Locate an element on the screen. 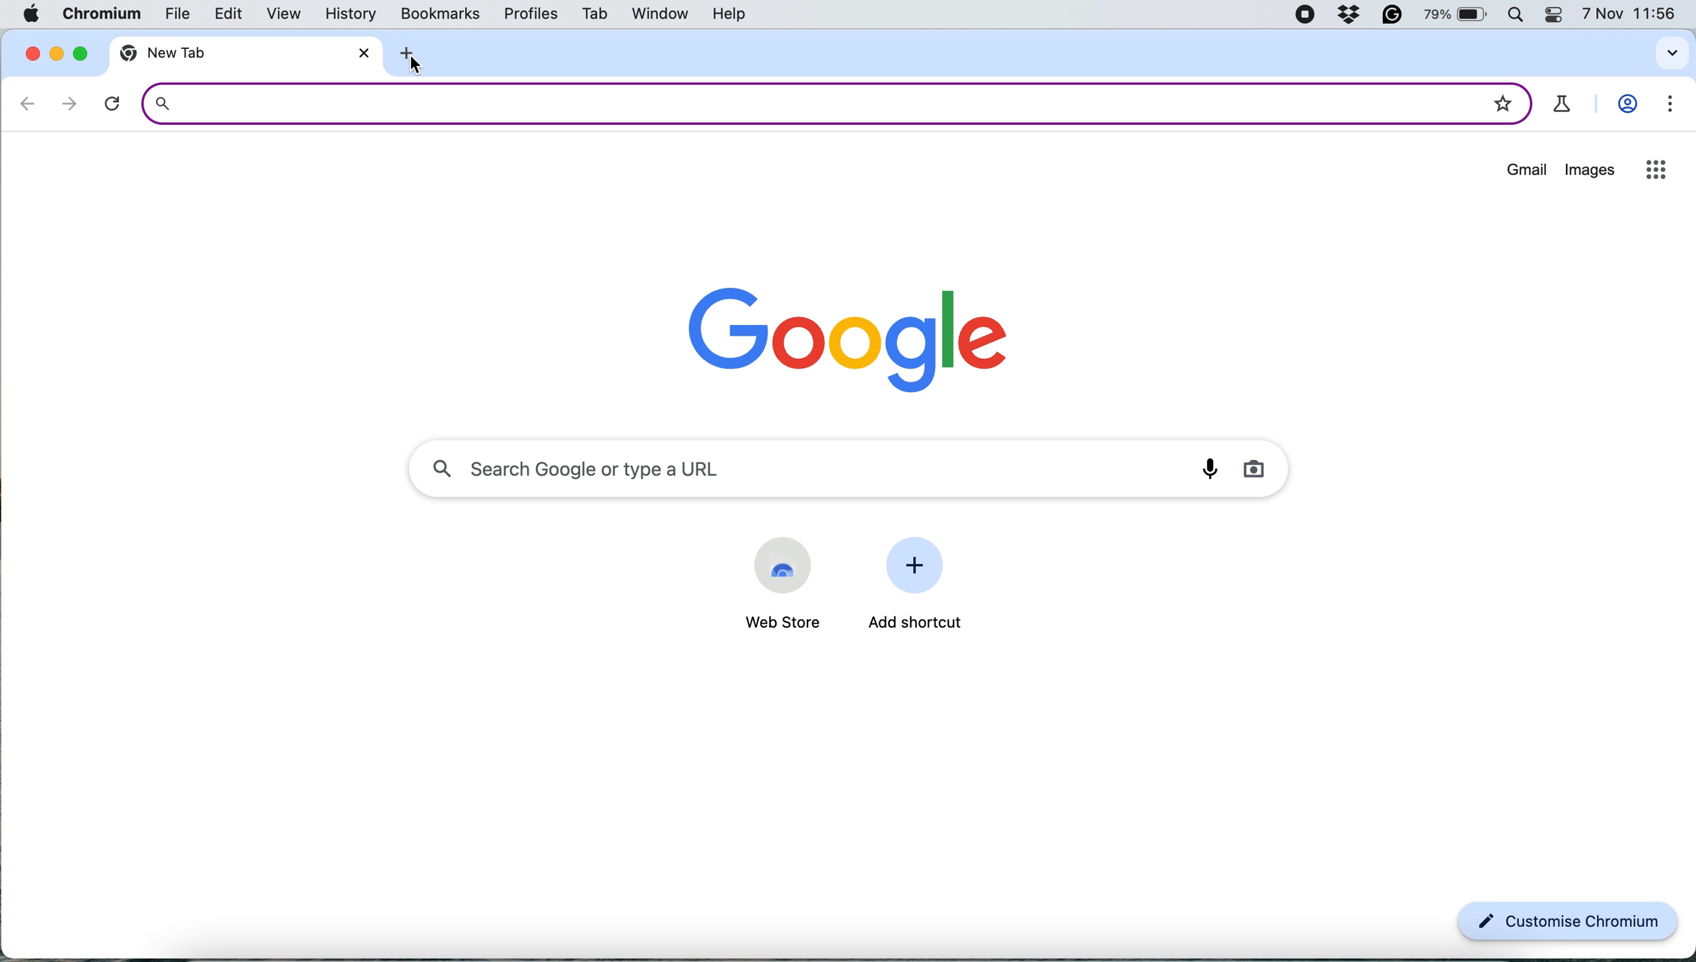  images is located at coordinates (1590, 172).